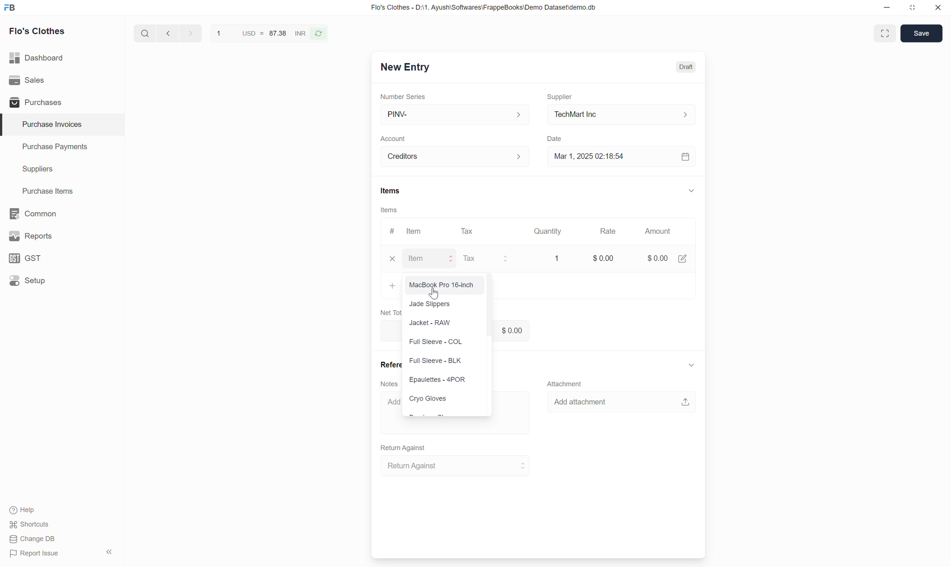 This screenshot has height=567, width=951. What do you see at coordinates (691, 190) in the screenshot?
I see `Collapse` at bounding box center [691, 190].